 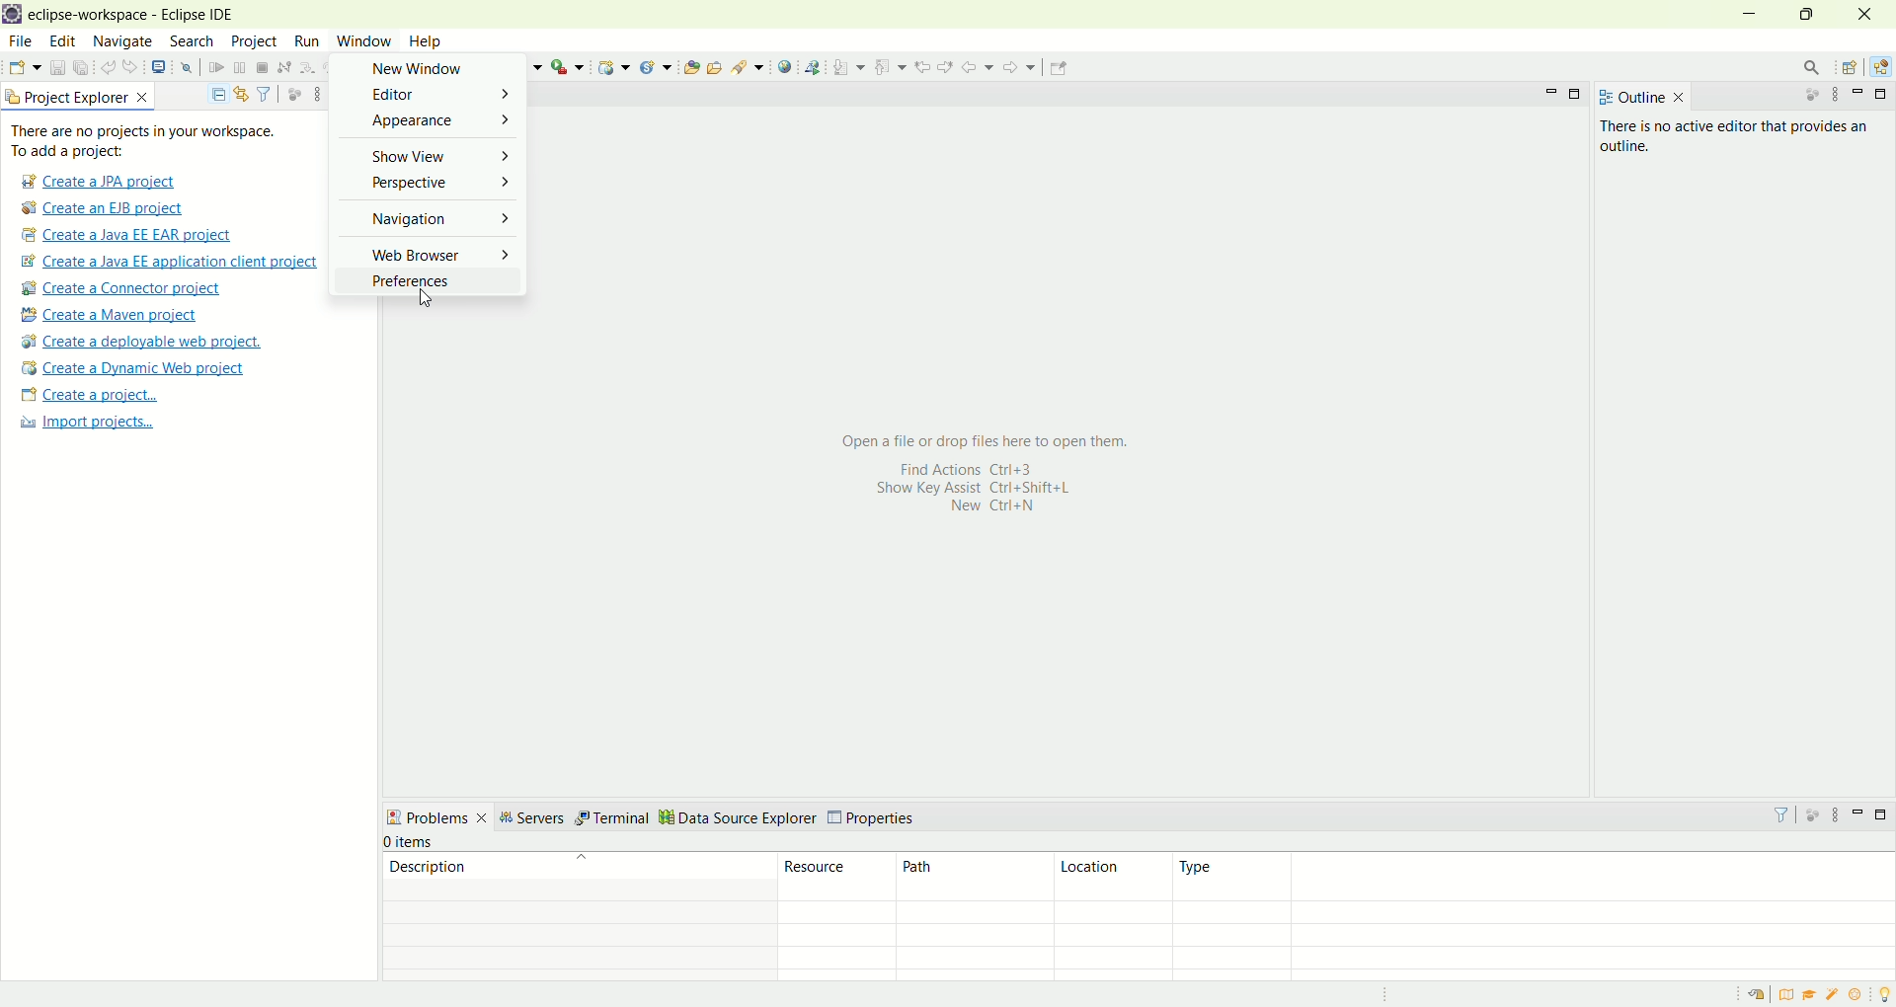 I want to click on terminal, so click(x=614, y=816).